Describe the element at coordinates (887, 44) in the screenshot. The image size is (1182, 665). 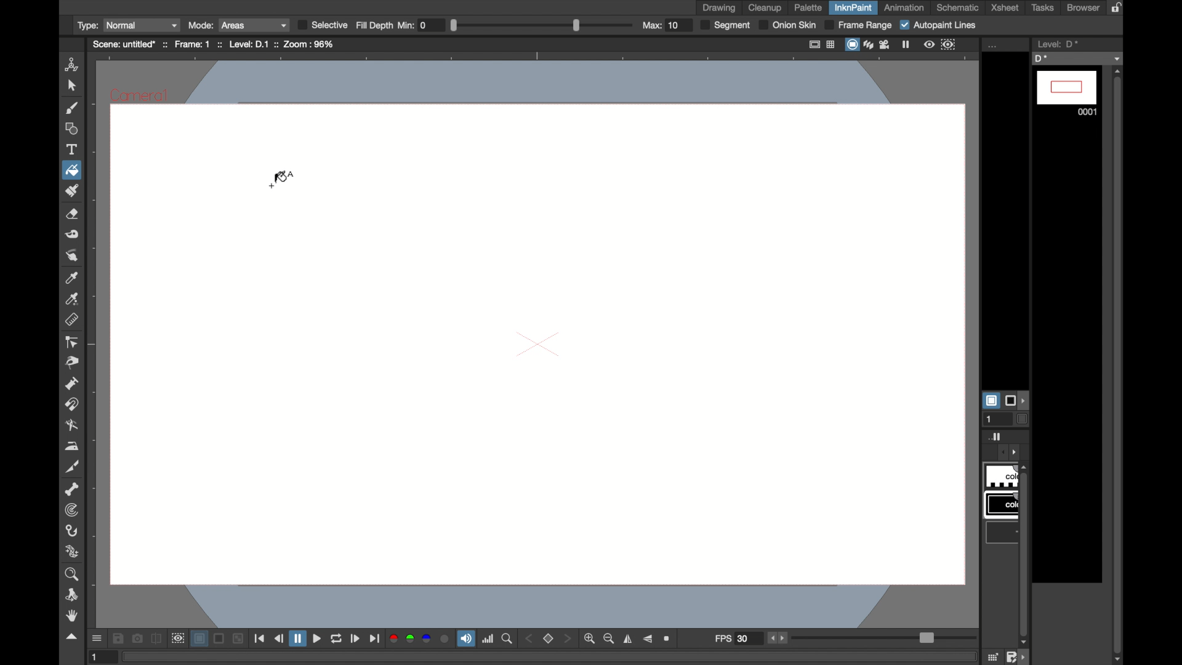
I see `film` at that location.